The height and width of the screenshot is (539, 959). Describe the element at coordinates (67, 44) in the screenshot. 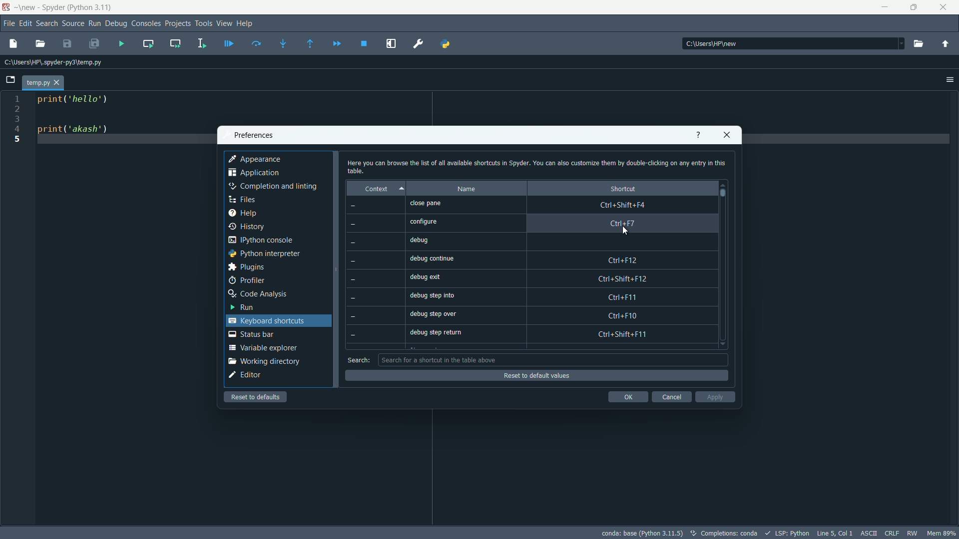

I see `save file` at that location.